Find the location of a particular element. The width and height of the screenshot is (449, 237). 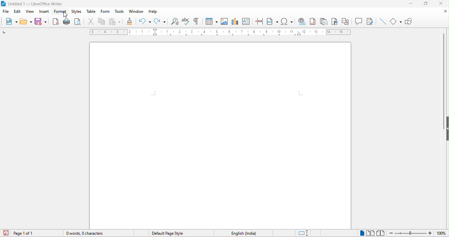

hyperlink is located at coordinates (303, 22).